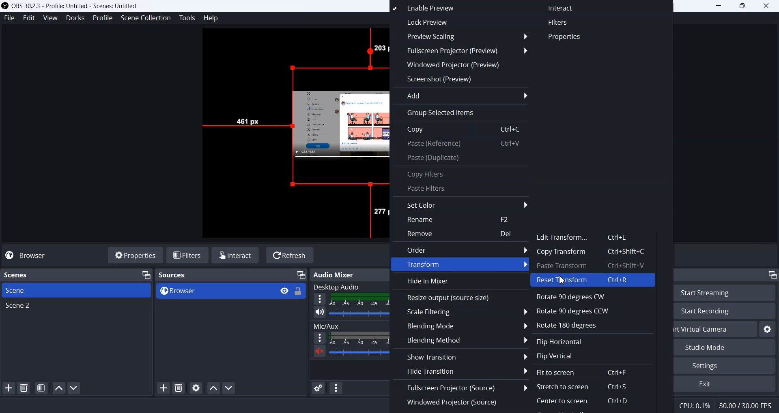 The height and width of the screenshot is (413, 779). Describe the element at coordinates (460, 205) in the screenshot. I see `Set Color` at that location.